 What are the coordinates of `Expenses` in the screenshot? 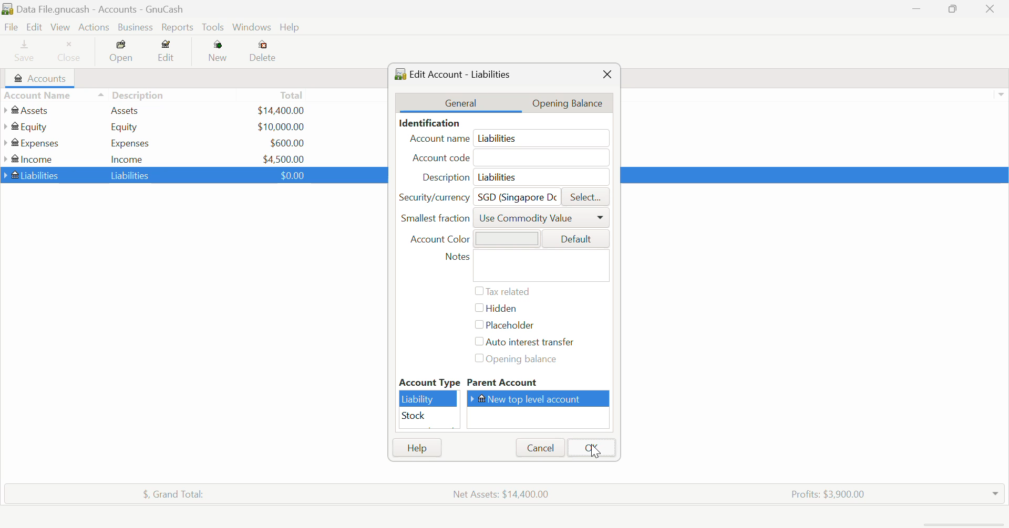 It's located at (130, 143).